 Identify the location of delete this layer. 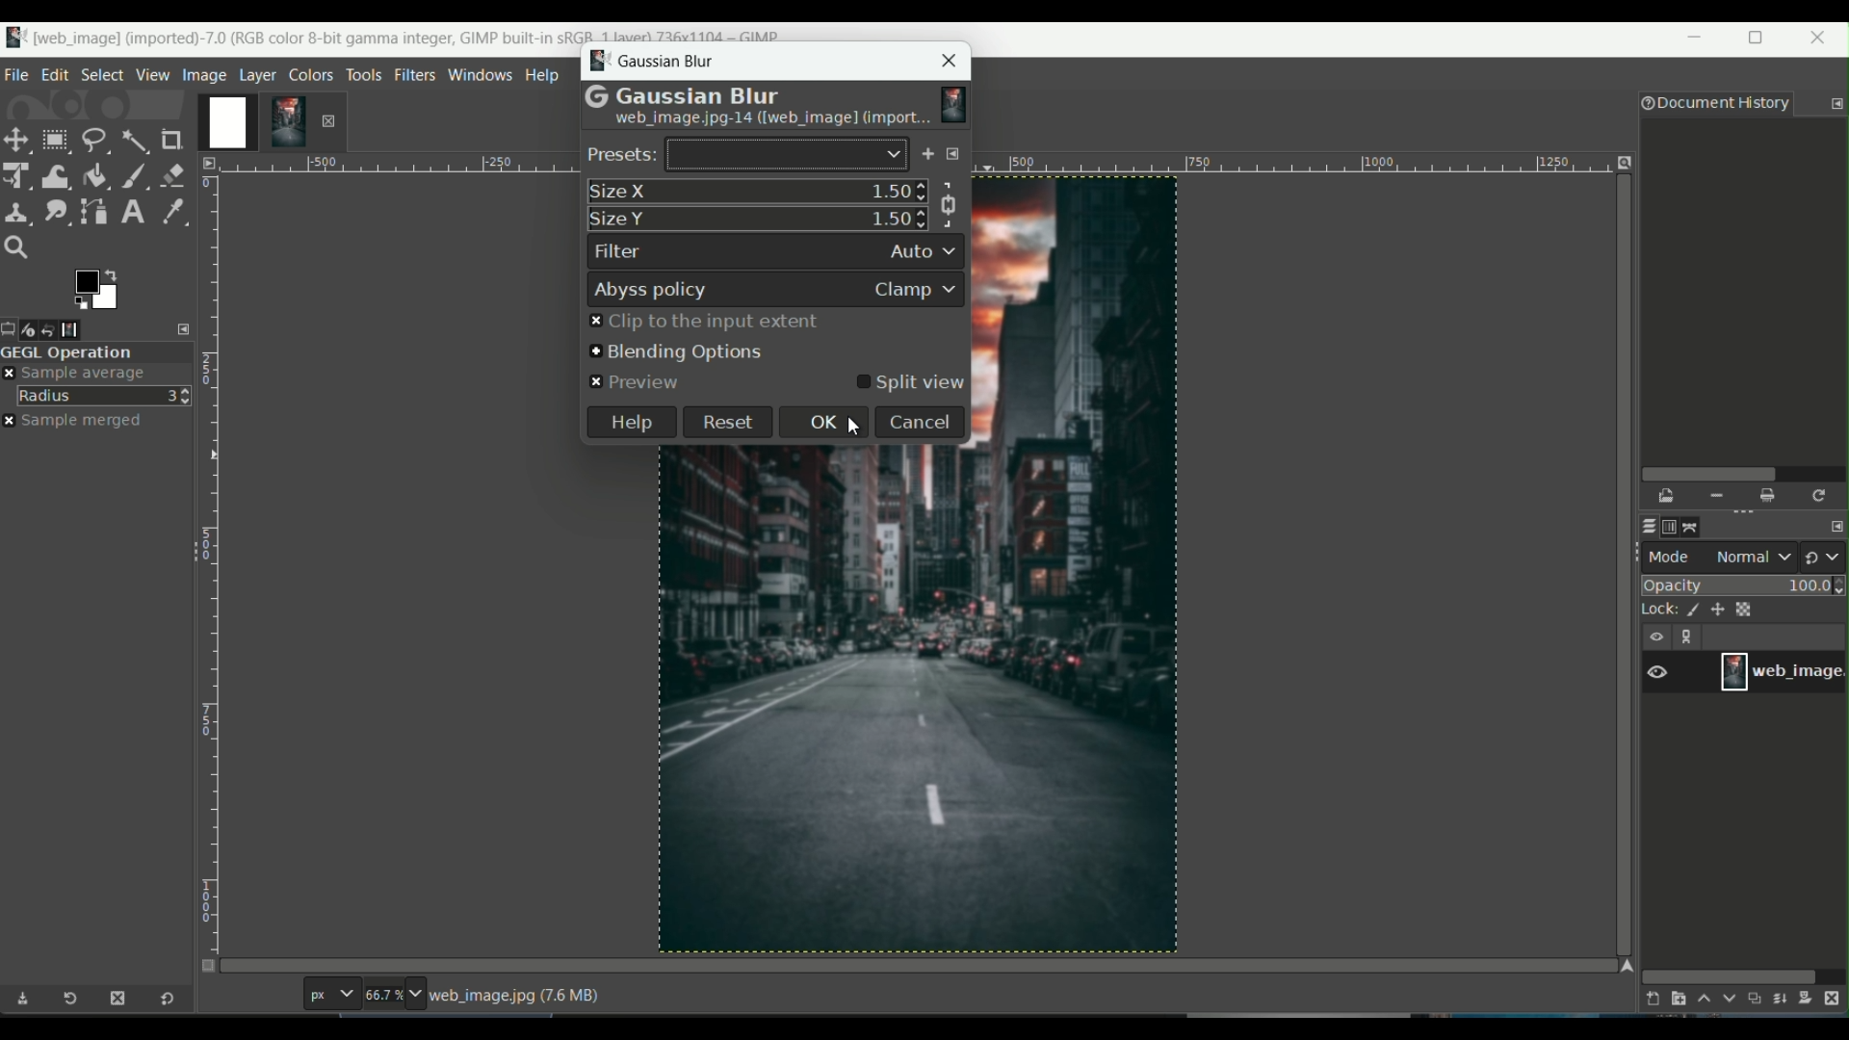
(1837, 998).